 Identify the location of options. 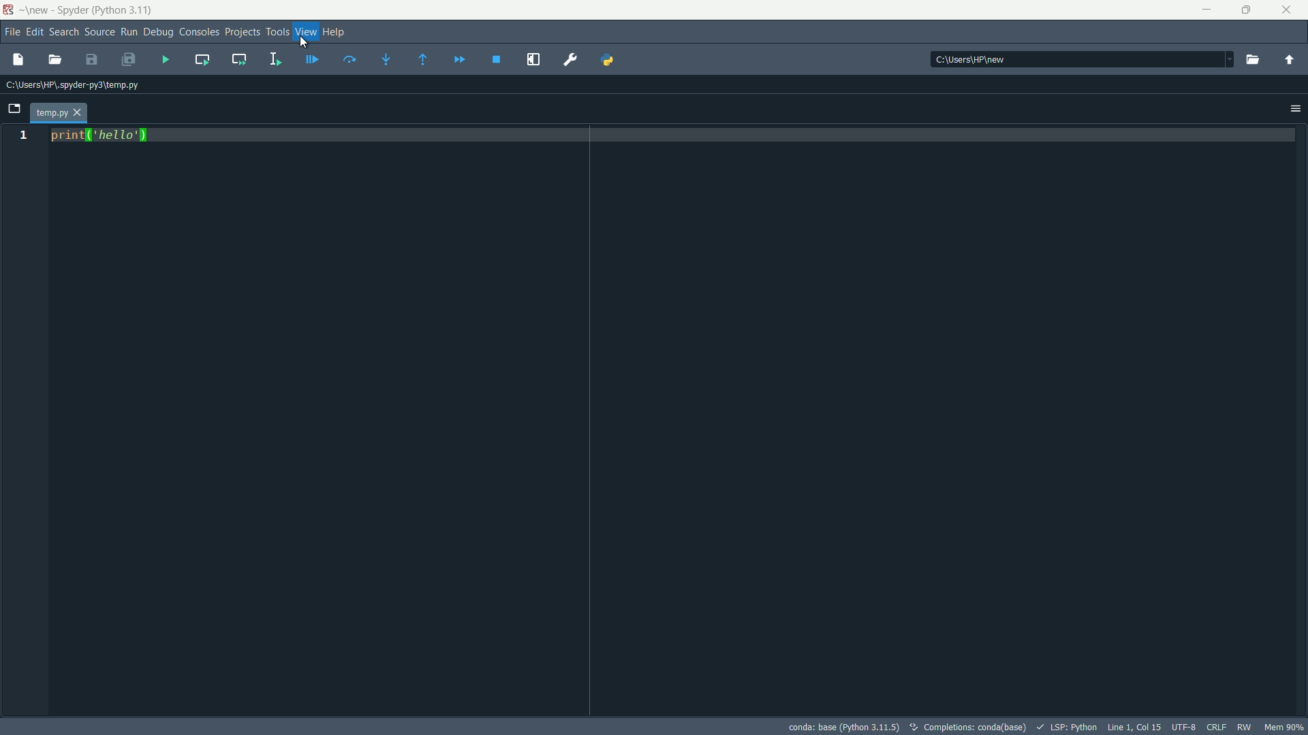
(1296, 109).